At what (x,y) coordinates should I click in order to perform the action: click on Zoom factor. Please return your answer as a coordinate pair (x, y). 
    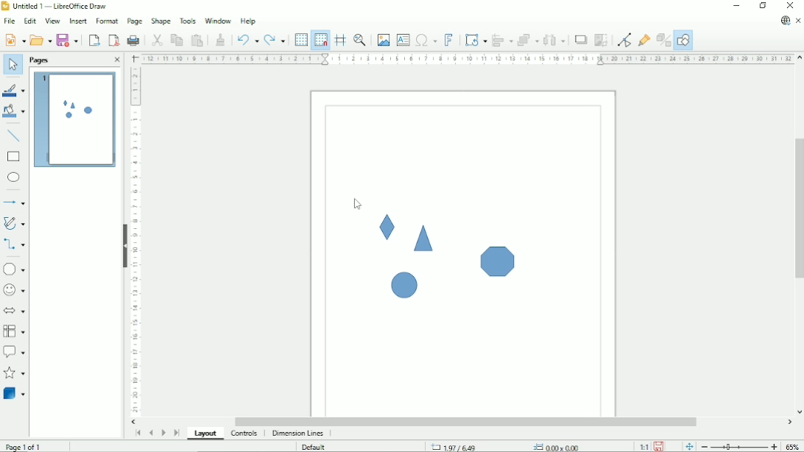
    Looking at the image, I should click on (794, 446).